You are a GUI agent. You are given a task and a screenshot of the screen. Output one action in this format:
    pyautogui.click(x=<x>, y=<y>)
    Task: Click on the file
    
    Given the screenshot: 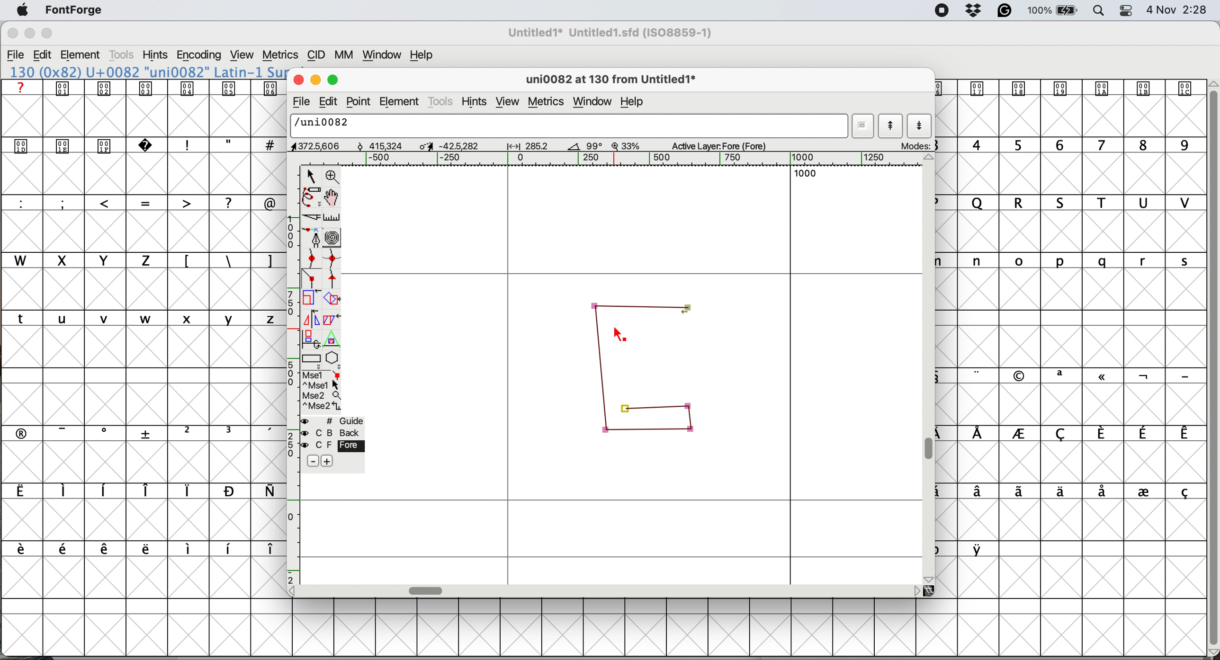 What is the action you would take?
    pyautogui.click(x=300, y=102)
    